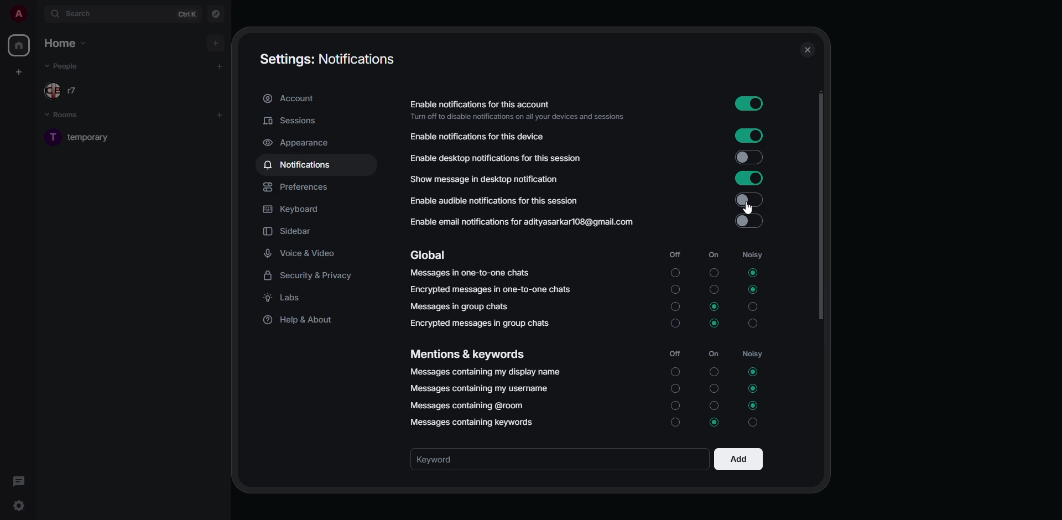 The width and height of the screenshot is (1062, 520). I want to click on Off Unselected, so click(674, 389).